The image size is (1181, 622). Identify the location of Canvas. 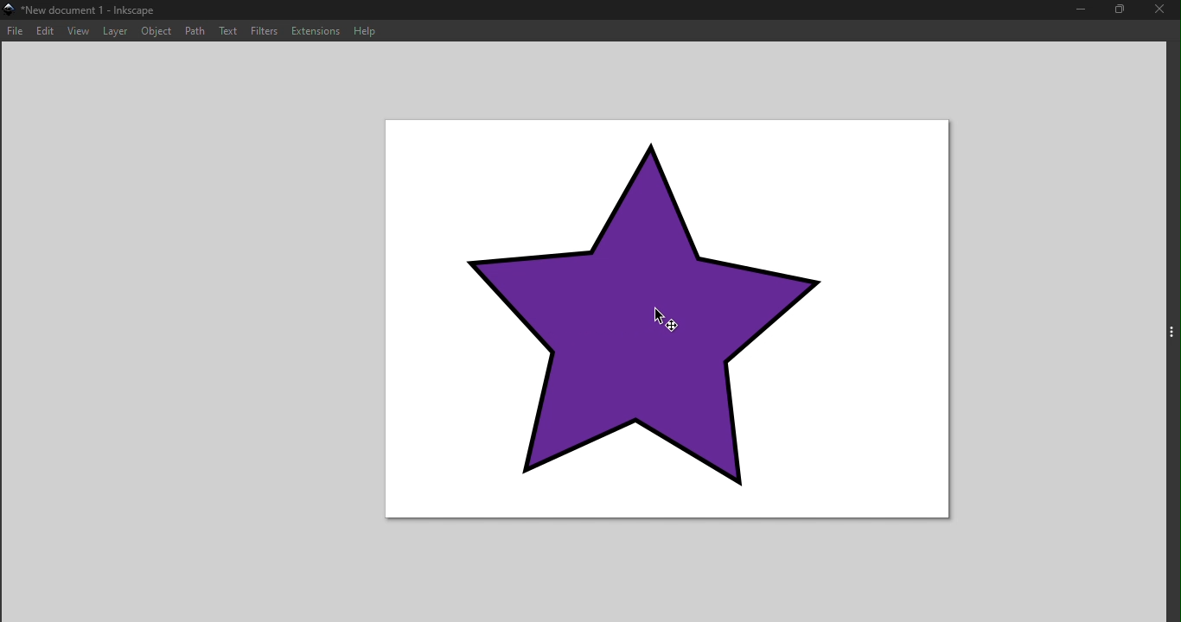
(670, 321).